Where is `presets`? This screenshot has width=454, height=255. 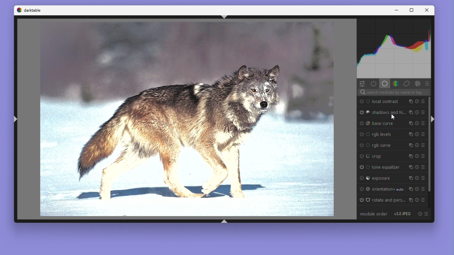 presets is located at coordinates (423, 167).